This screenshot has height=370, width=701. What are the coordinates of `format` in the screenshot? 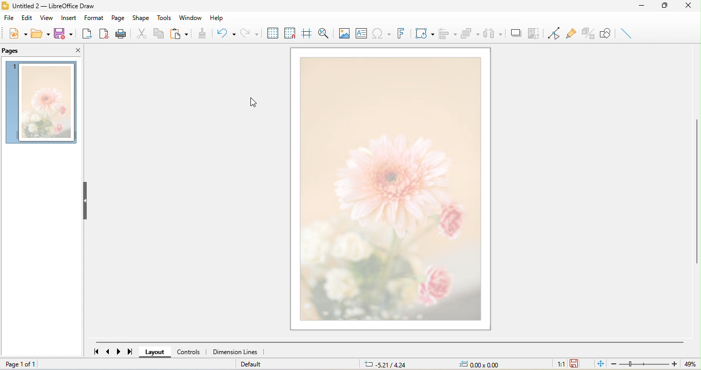 It's located at (94, 17).